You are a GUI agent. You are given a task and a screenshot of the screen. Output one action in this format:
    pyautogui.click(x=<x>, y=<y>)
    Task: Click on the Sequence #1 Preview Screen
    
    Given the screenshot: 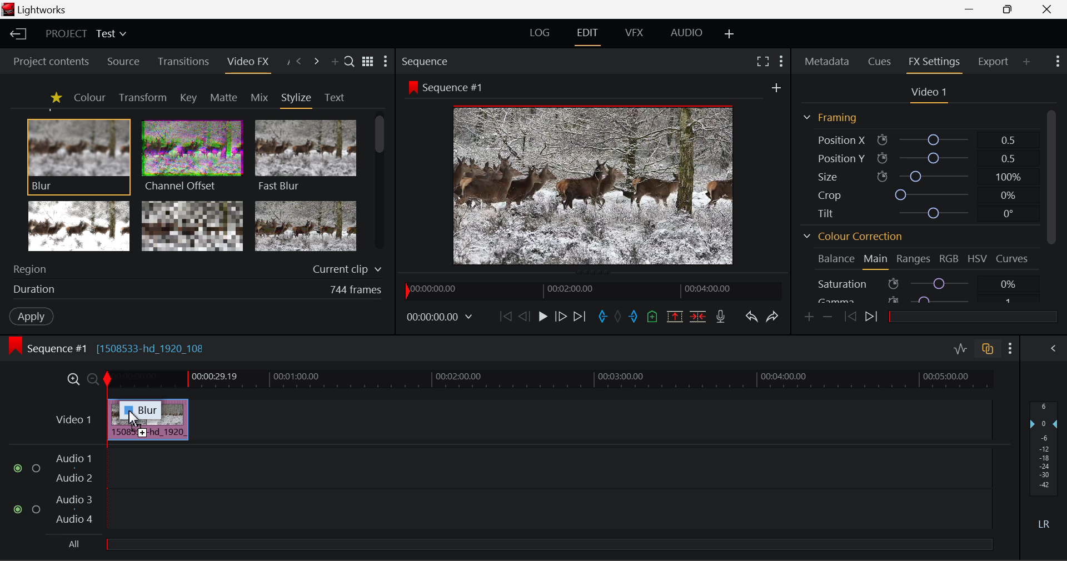 What is the action you would take?
    pyautogui.click(x=595, y=172)
    